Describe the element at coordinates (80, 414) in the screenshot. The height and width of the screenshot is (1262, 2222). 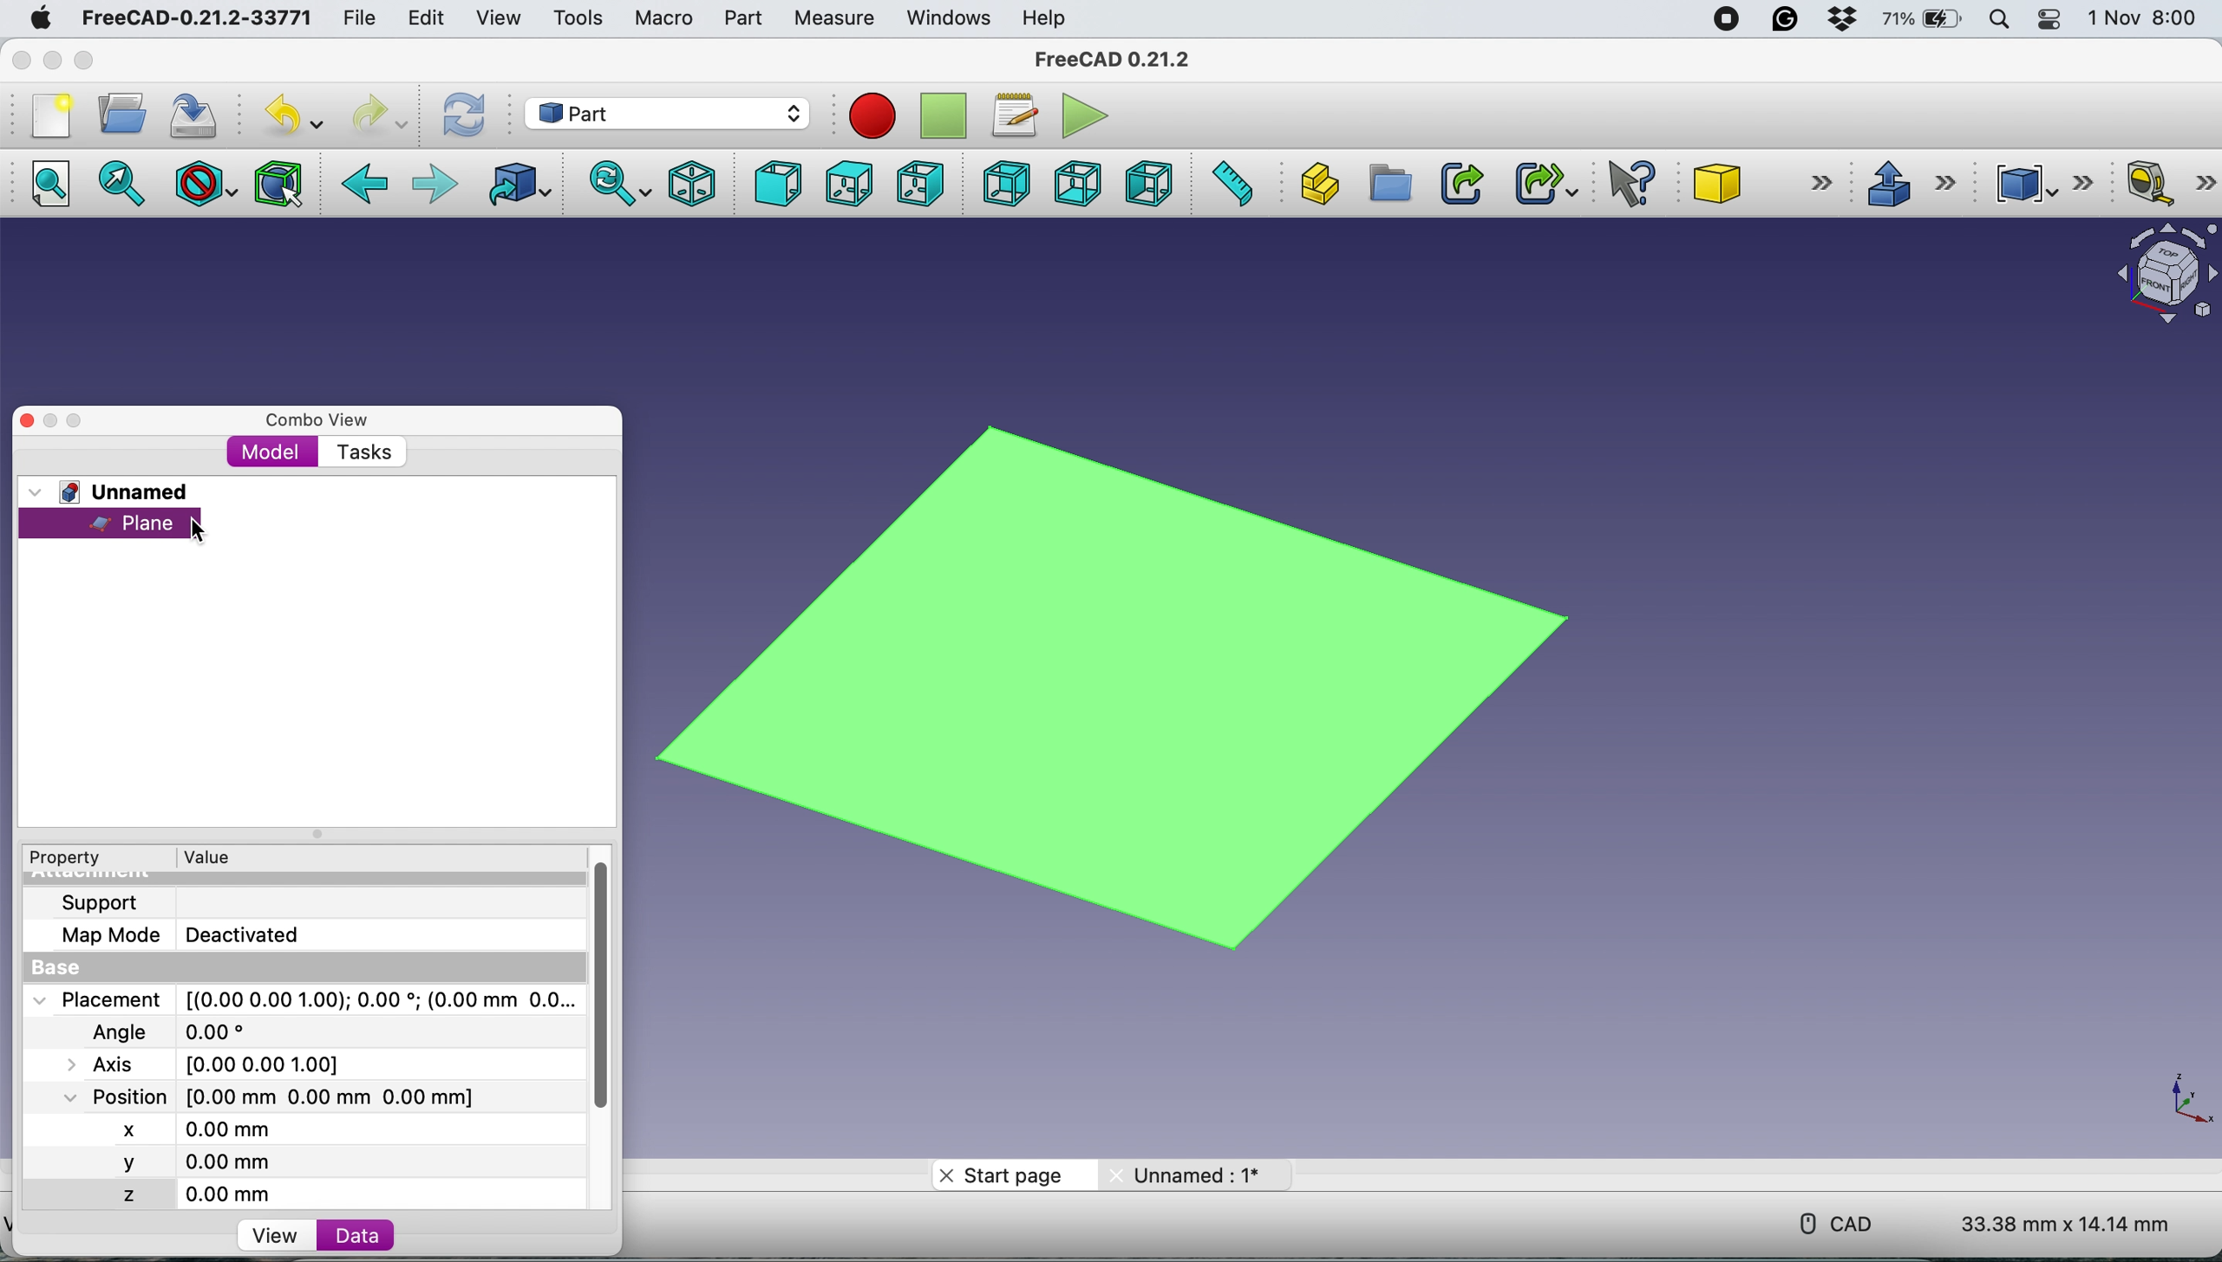
I see `maximise` at that location.